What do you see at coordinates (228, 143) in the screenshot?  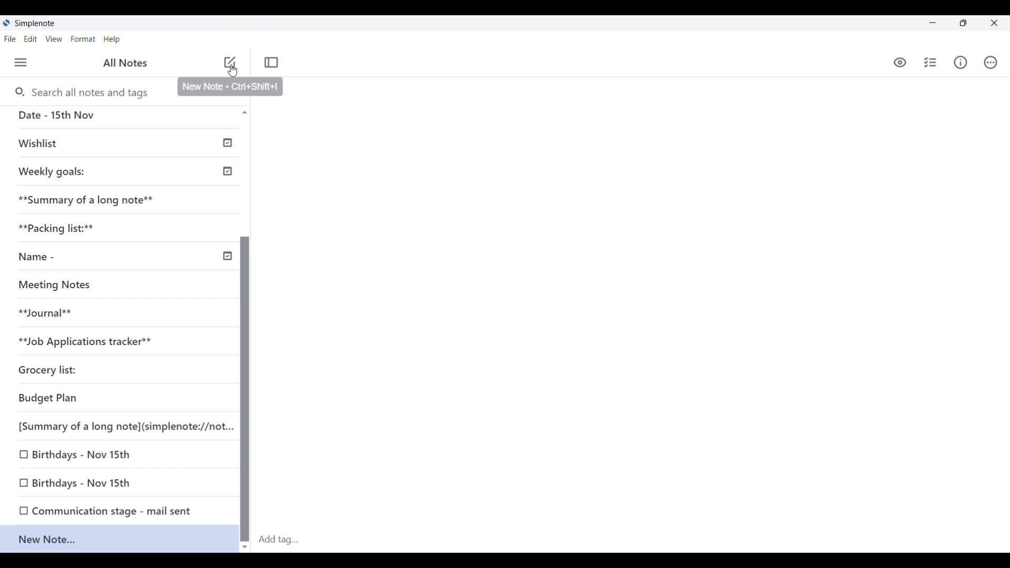 I see `timeline` at bounding box center [228, 143].